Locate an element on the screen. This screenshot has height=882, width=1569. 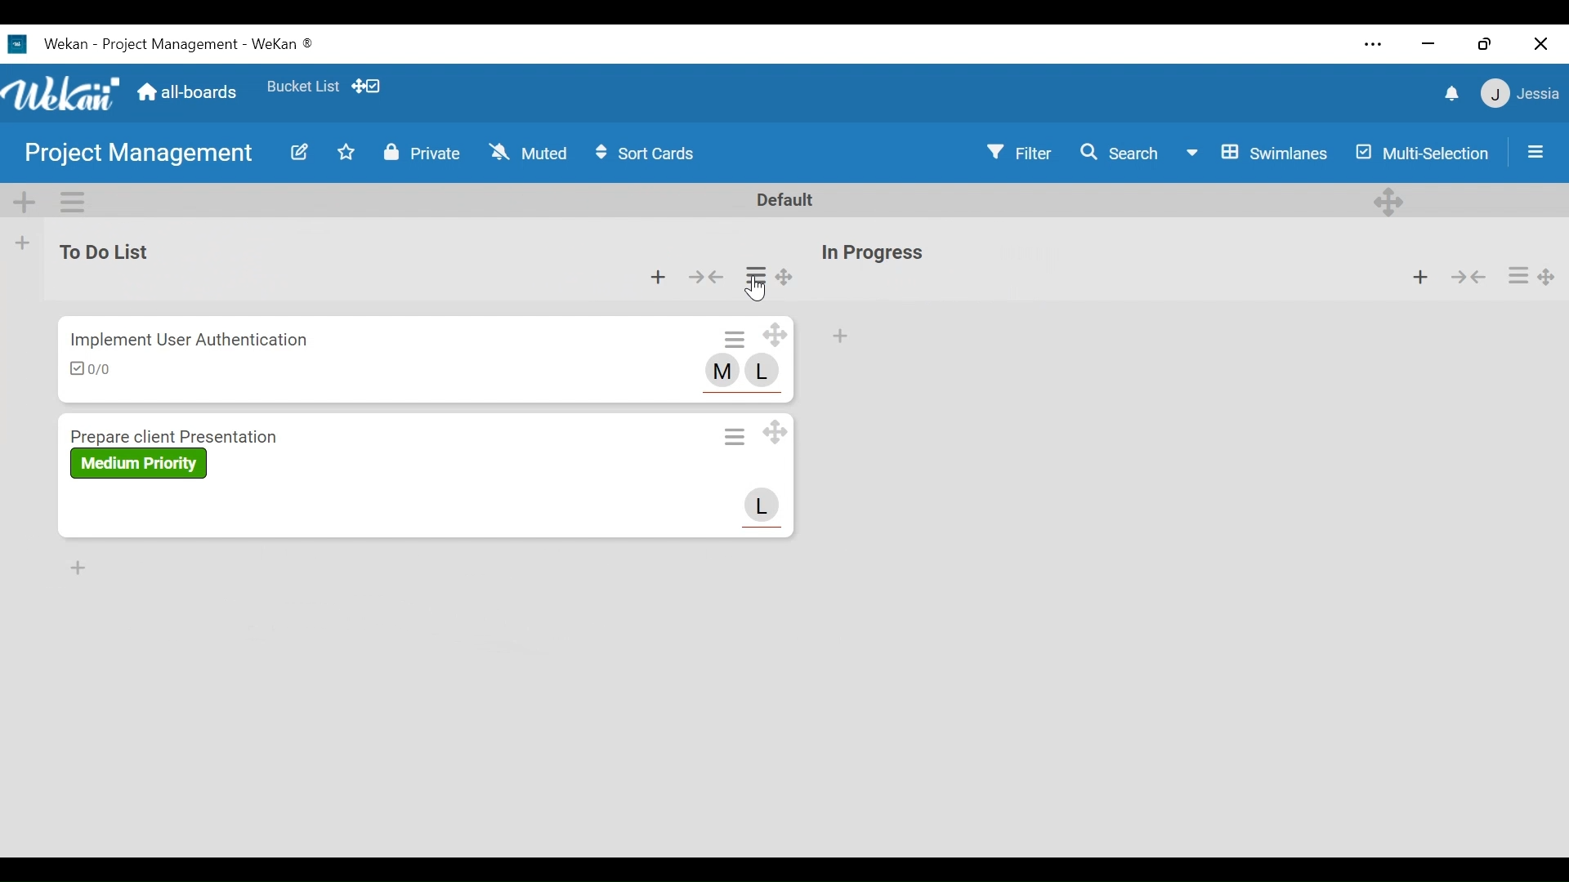
list is located at coordinates (1043, 265).